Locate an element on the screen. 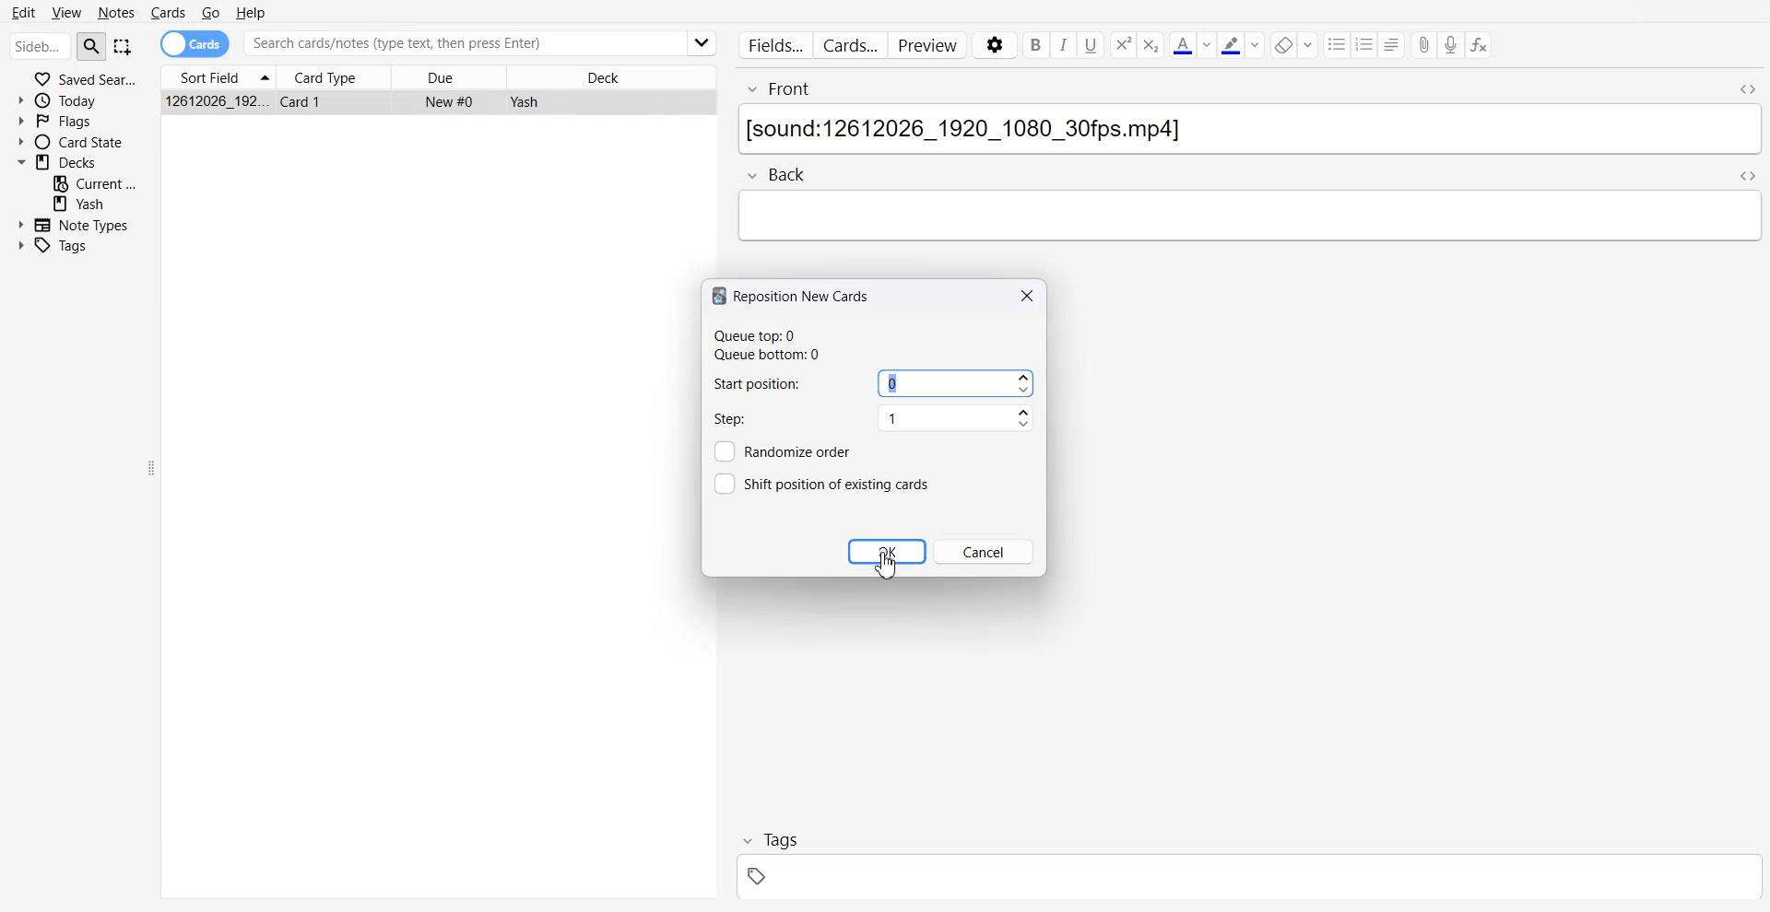  Search bar is located at coordinates (40, 48).